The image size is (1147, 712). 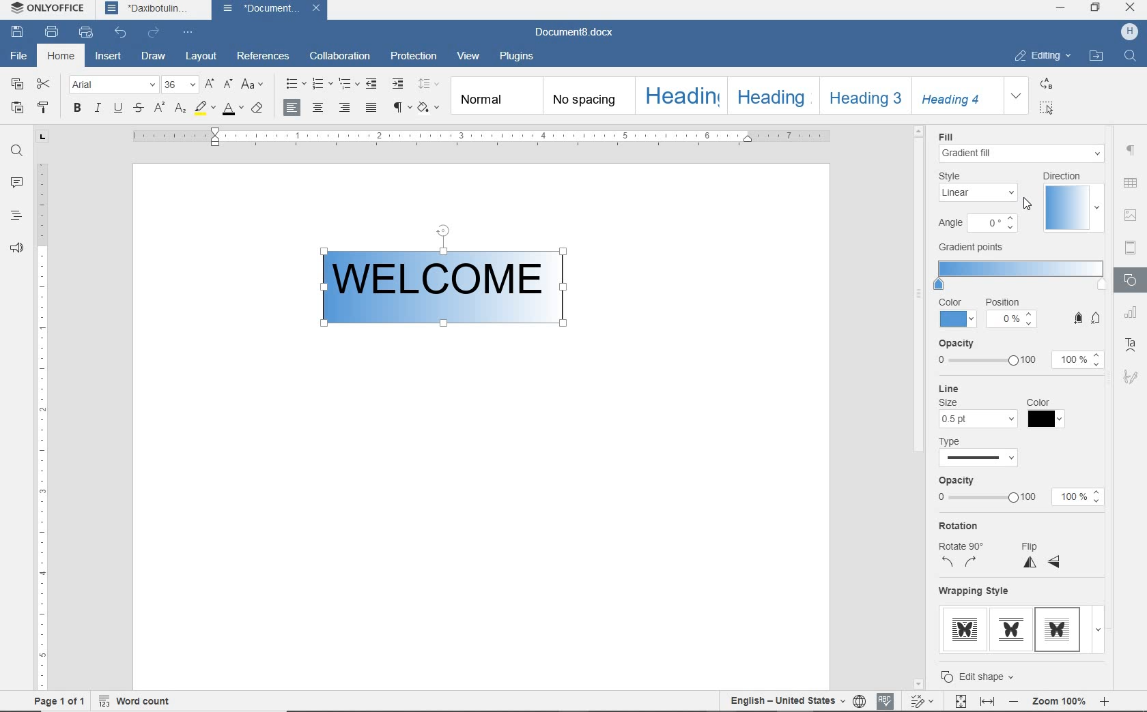 What do you see at coordinates (345, 106) in the screenshot?
I see `ALIGN RIGHT` at bounding box center [345, 106].